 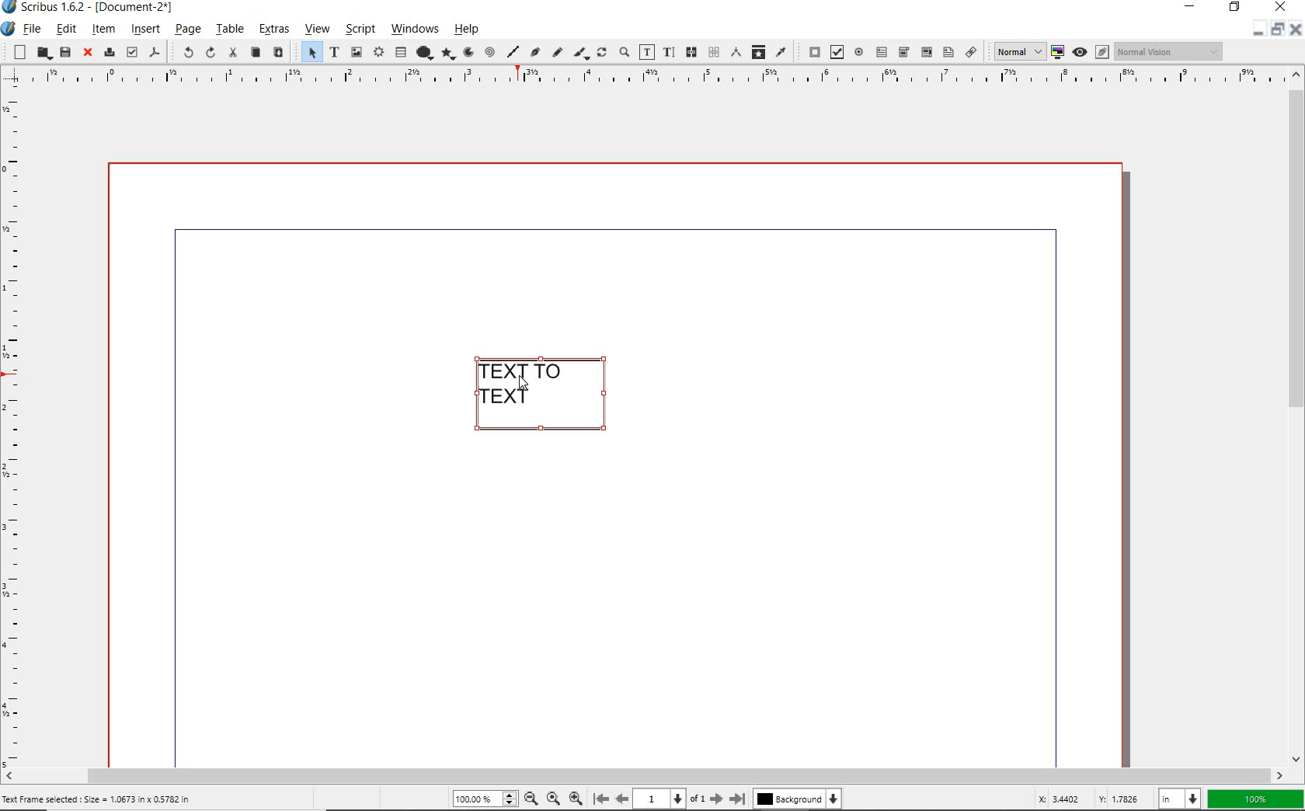 What do you see at coordinates (535, 798) in the screenshot?
I see `zoom out` at bounding box center [535, 798].